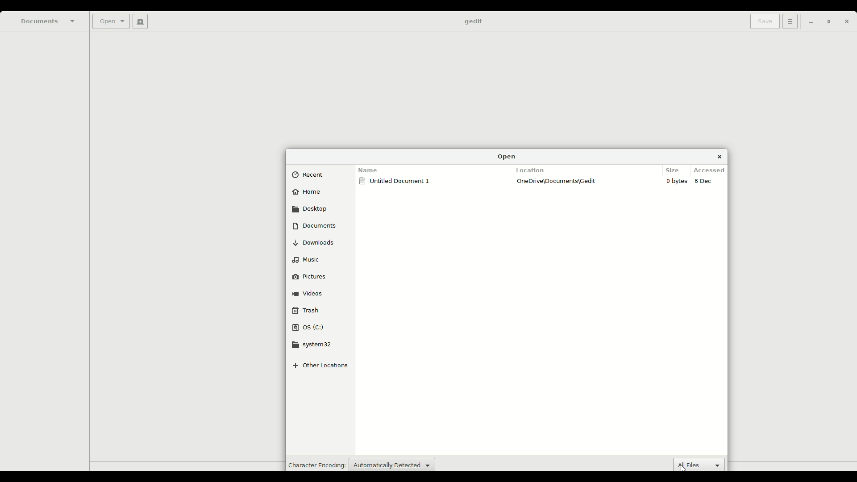 This screenshot has height=482, width=857. Describe the element at coordinates (314, 225) in the screenshot. I see `Documents` at that location.